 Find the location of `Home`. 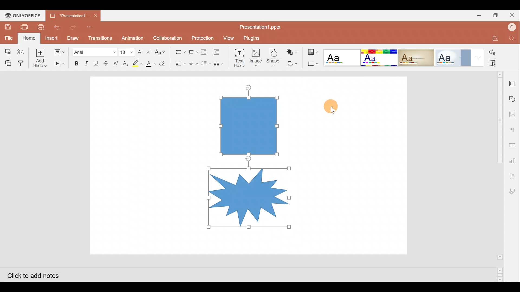

Home is located at coordinates (29, 38).